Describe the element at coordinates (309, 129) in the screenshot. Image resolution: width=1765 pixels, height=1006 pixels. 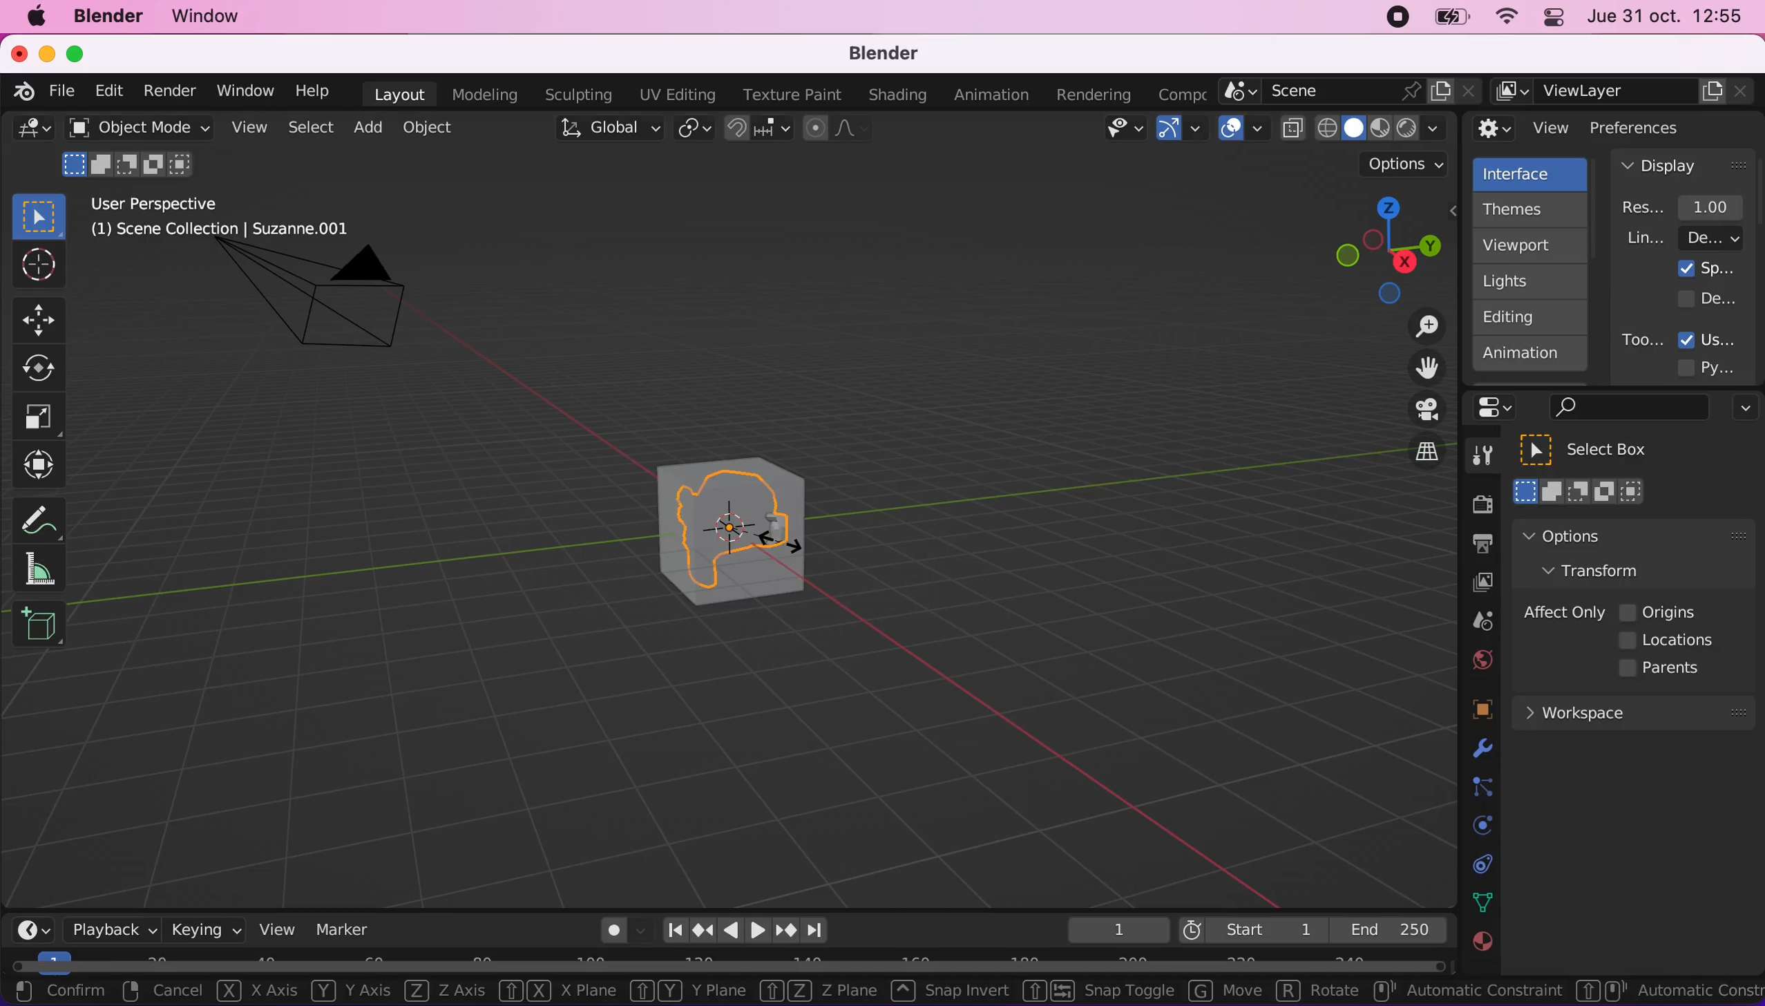
I see `select` at that location.